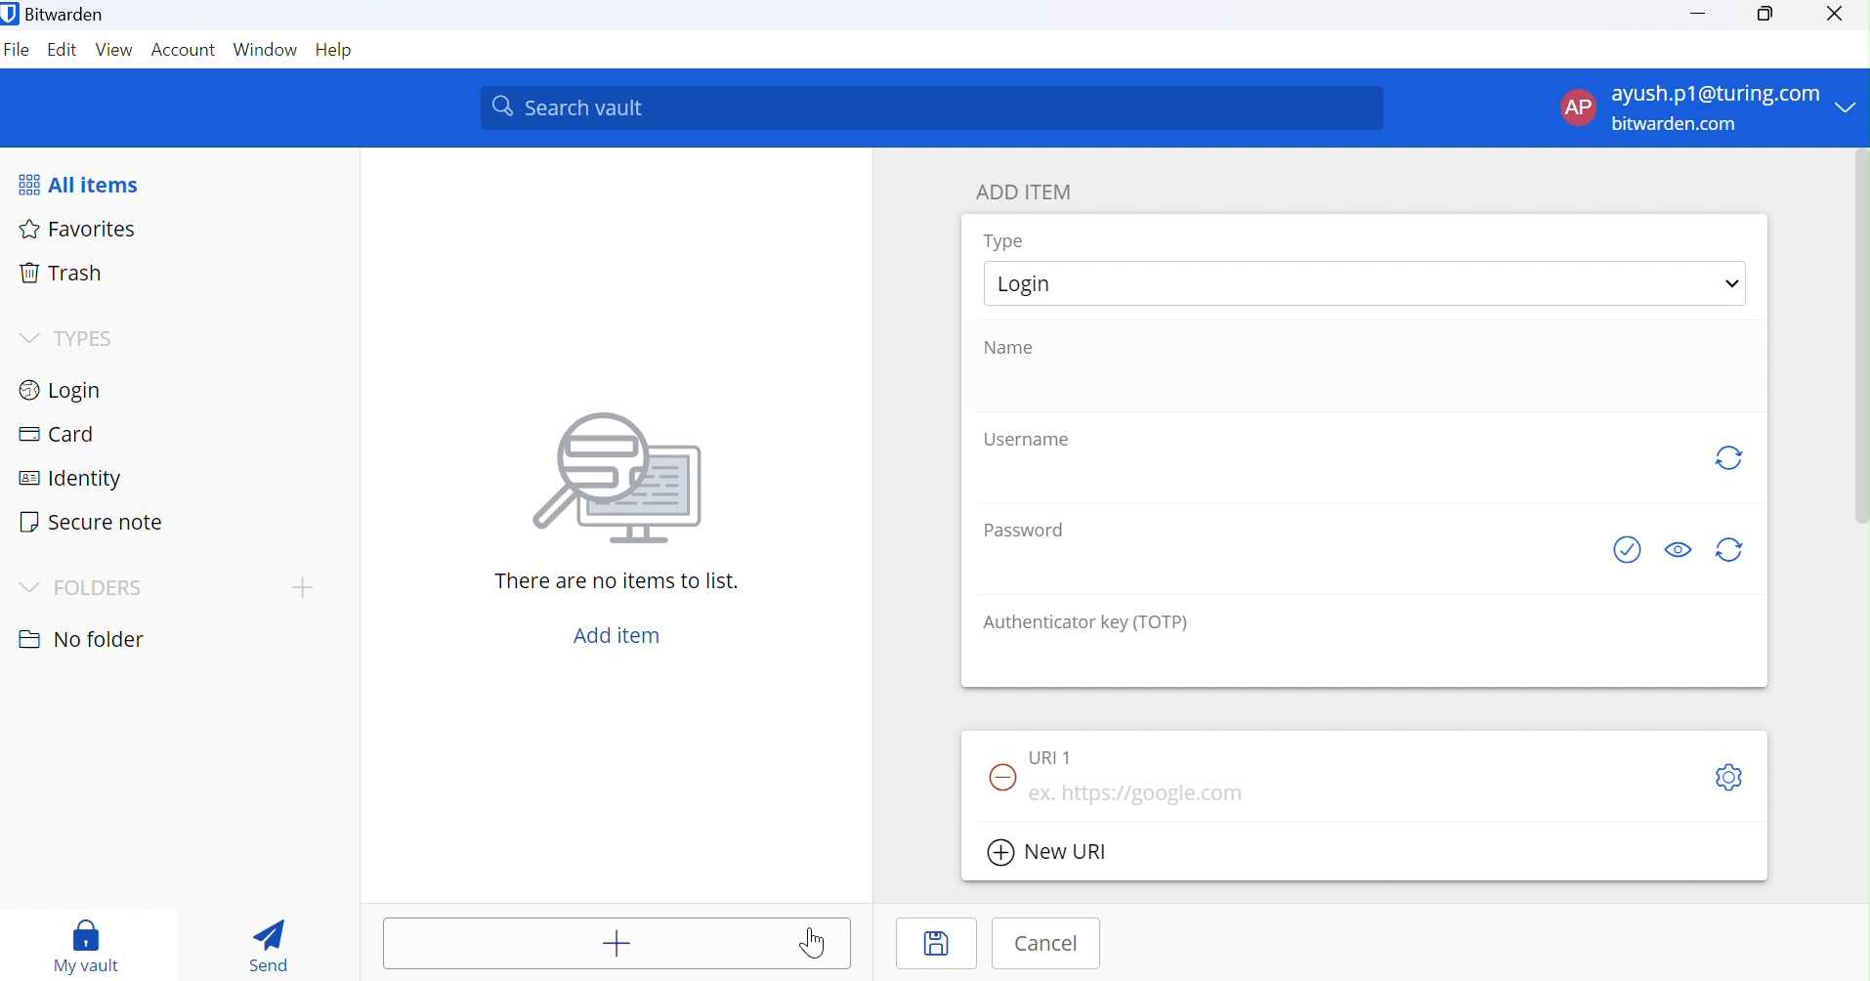  What do you see at coordinates (1146, 796) in the screenshot?
I see `https://google ta` at bounding box center [1146, 796].